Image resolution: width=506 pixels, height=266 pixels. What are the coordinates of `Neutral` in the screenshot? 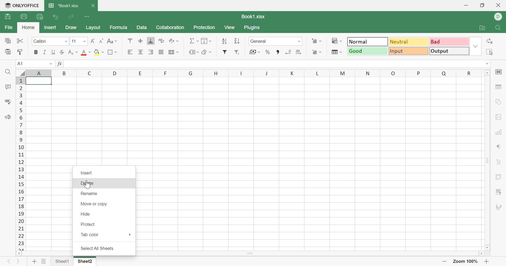 It's located at (408, 42).